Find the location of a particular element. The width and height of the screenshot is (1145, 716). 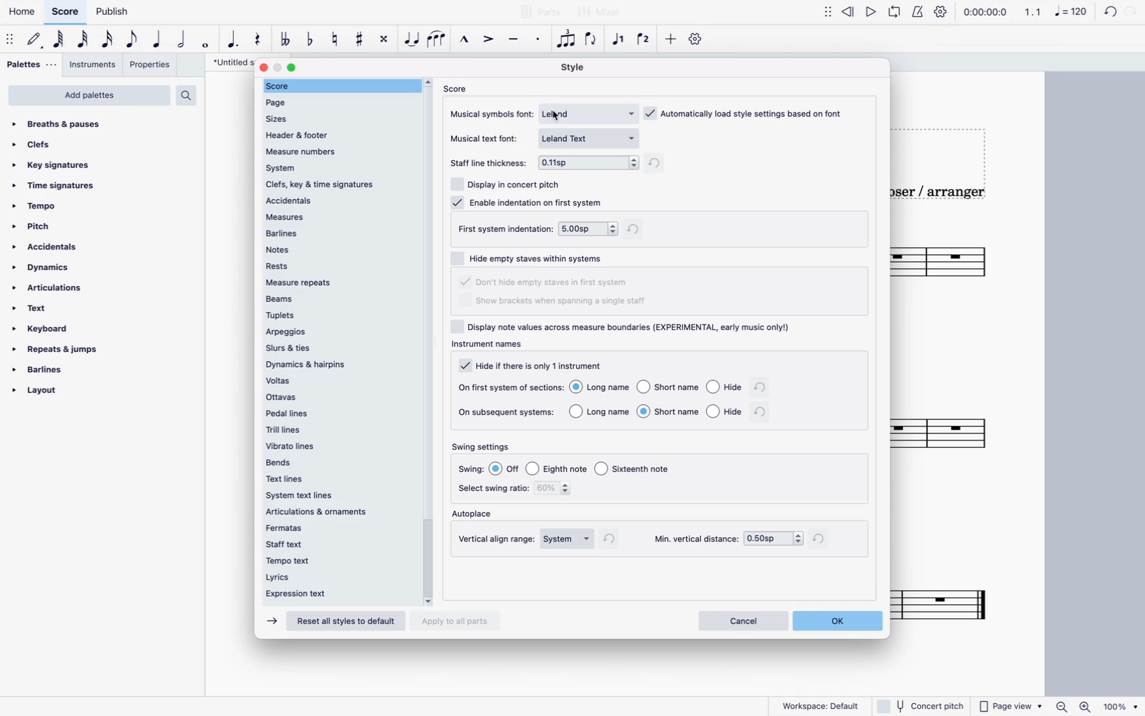

articulations & ornaments is located at coordinates (336, 512).